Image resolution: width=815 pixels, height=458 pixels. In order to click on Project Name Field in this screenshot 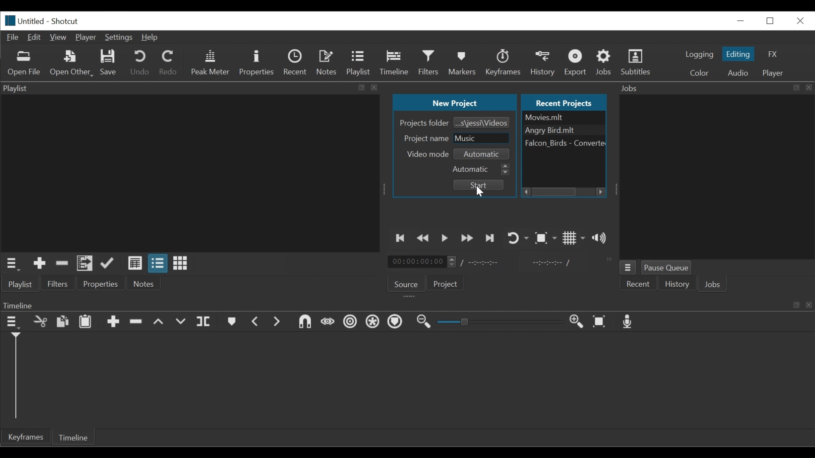, I will do `click(483, 139)`.